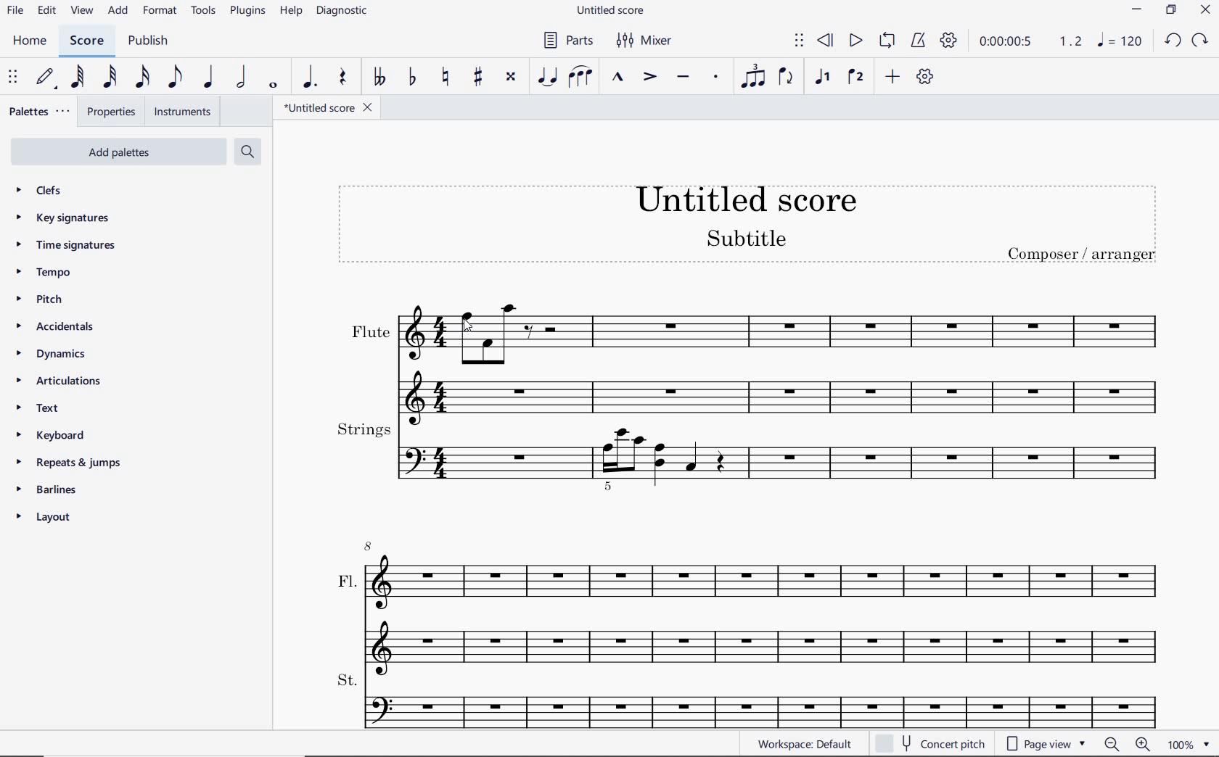 This screenshot has height=757, width=1219. Describe the element at coordinates (209, 80) in the screenshot. I see `QUARTER NOTE` at that location.